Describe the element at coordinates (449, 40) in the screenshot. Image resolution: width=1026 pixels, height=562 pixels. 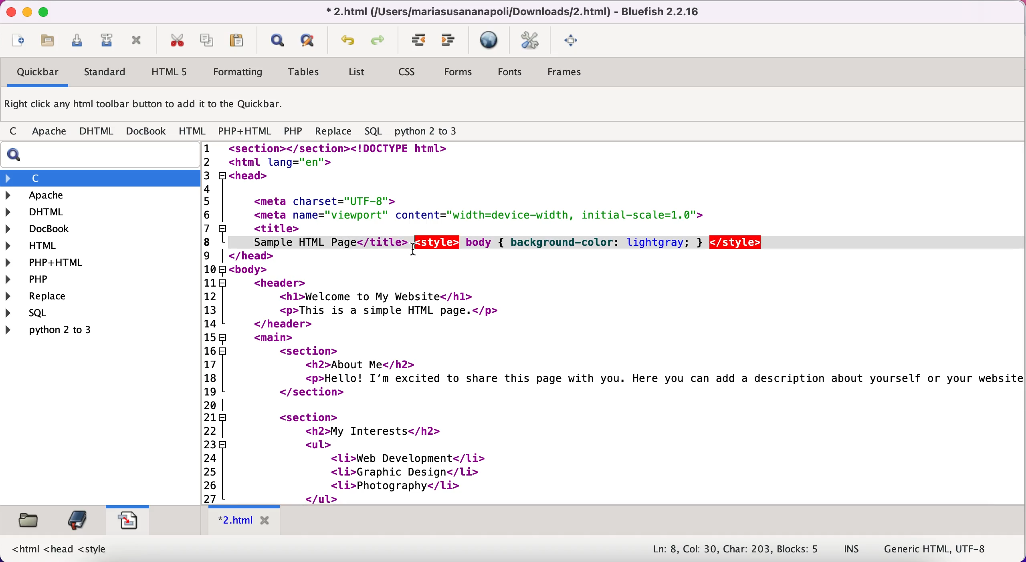
I see `unindent` at that location.